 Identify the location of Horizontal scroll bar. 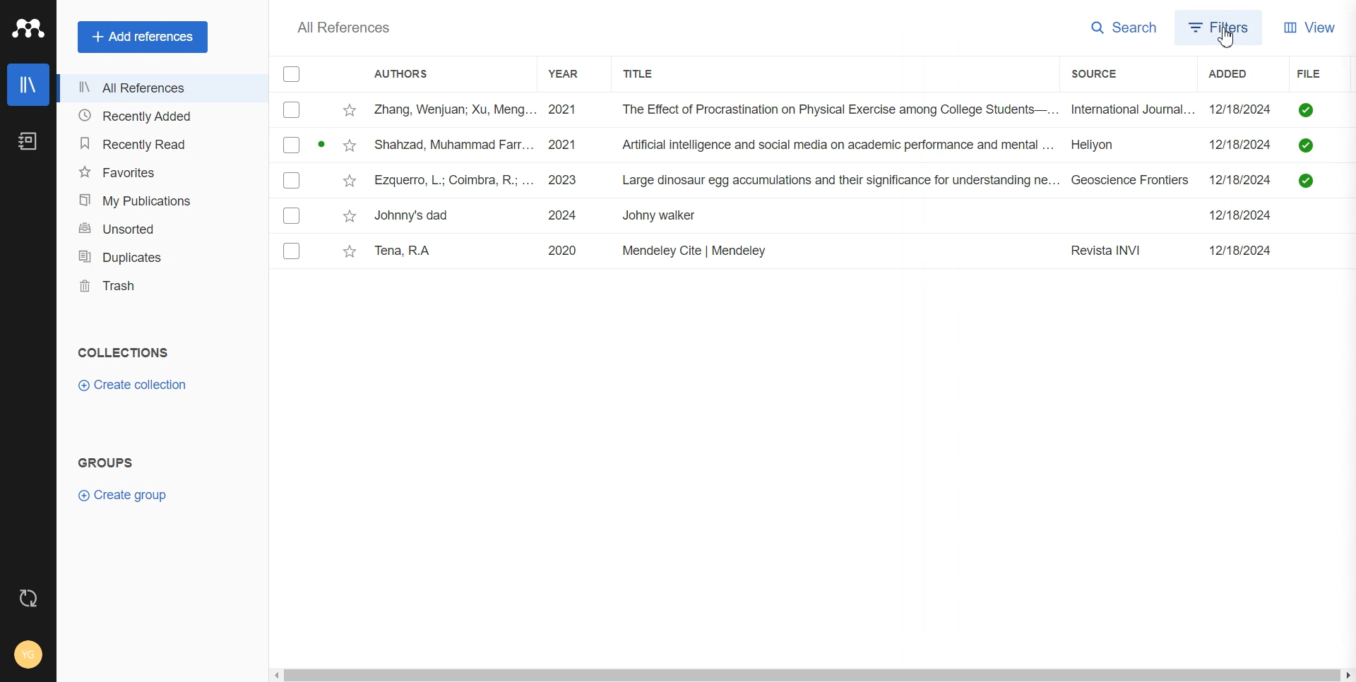
(800, 672).